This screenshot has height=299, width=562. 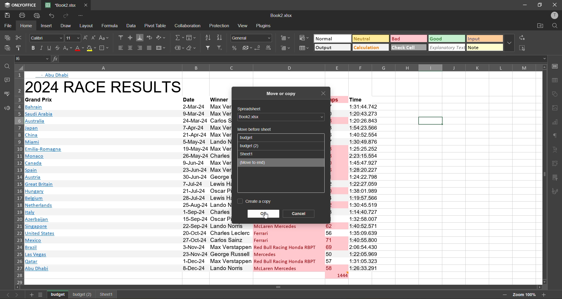 I want to click on move before sheet, so click(x=253, y=130).